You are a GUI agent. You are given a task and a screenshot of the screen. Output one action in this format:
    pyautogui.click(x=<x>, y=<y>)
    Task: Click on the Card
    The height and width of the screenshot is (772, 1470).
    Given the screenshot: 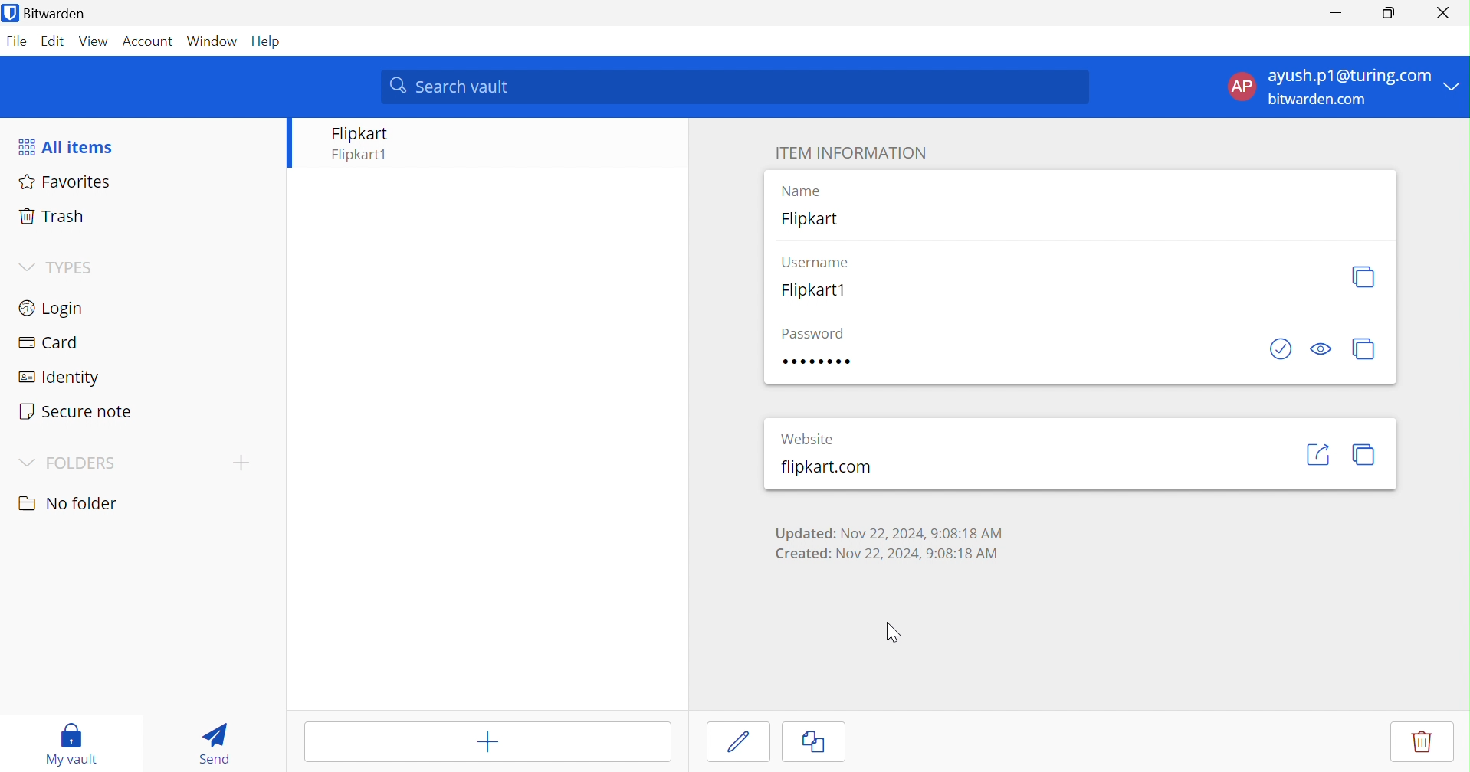 What is the action you would take?
    pyautogui.click(x=51, y=343)
    